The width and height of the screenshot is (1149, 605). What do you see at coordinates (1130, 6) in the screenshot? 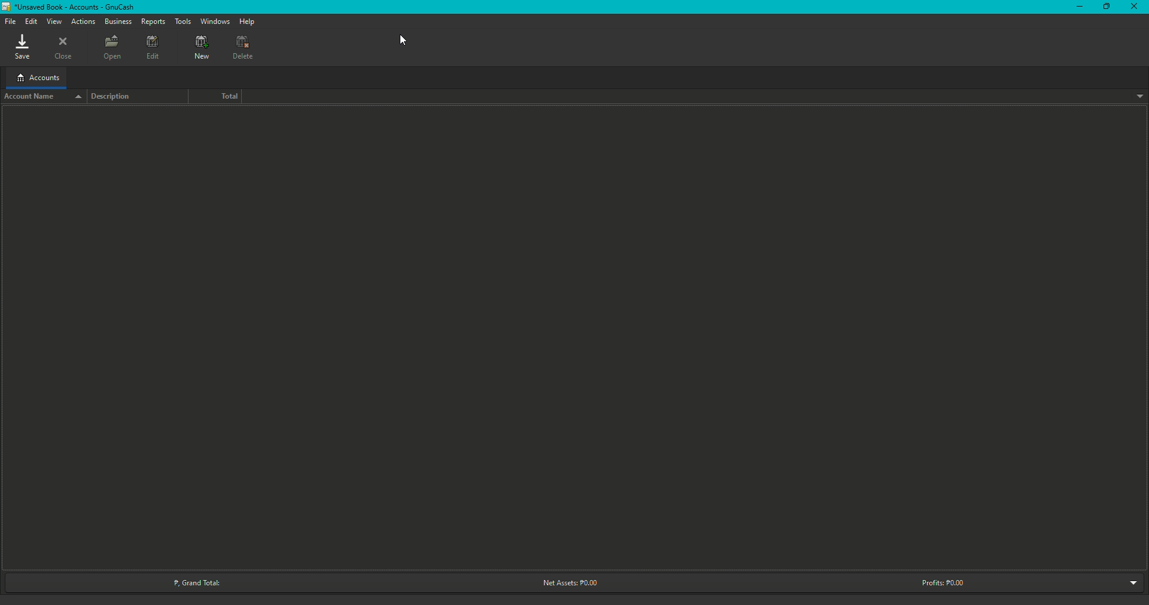
I see `Close` at bounding box center [1130, 6].